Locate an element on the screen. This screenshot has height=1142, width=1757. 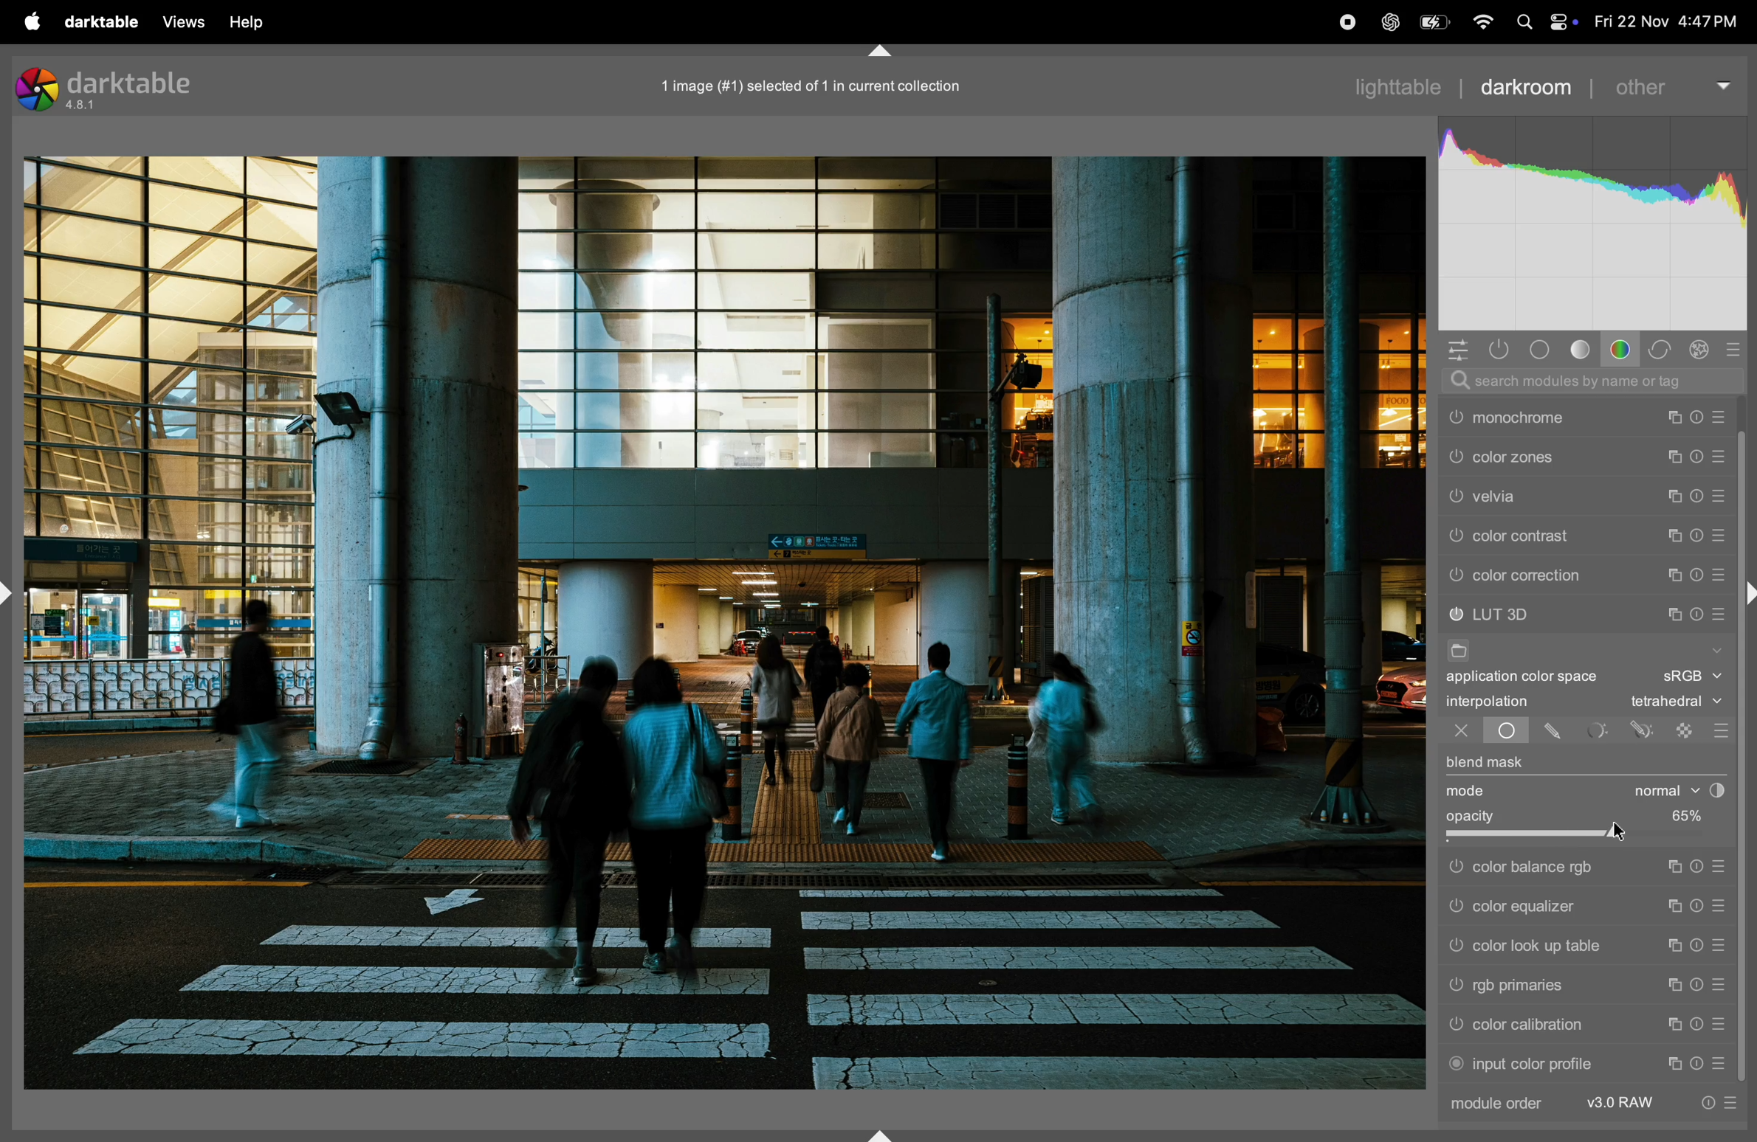
darktable is located at coordinates (103, 21).